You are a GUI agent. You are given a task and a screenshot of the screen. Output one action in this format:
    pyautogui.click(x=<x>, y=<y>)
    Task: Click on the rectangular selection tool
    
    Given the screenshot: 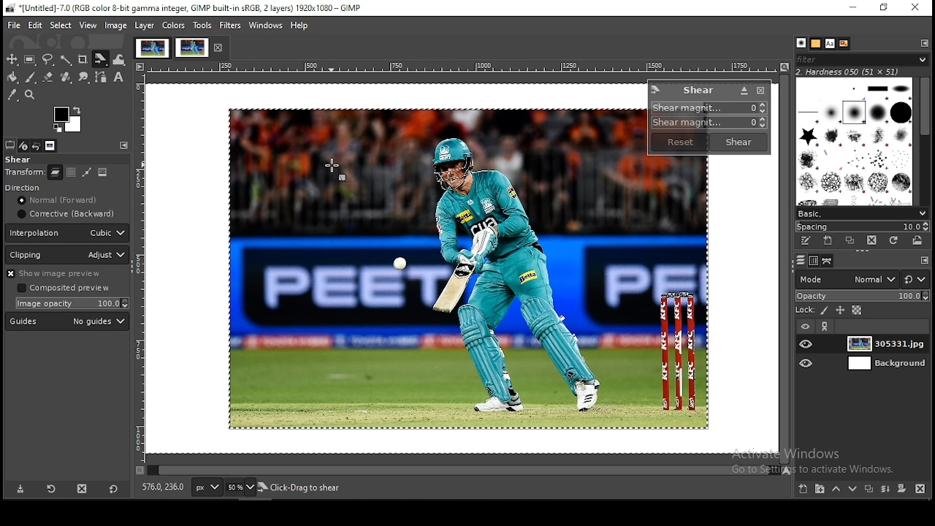 What is the action you would take?
    pyautogui.click(x=30, y=60)
    